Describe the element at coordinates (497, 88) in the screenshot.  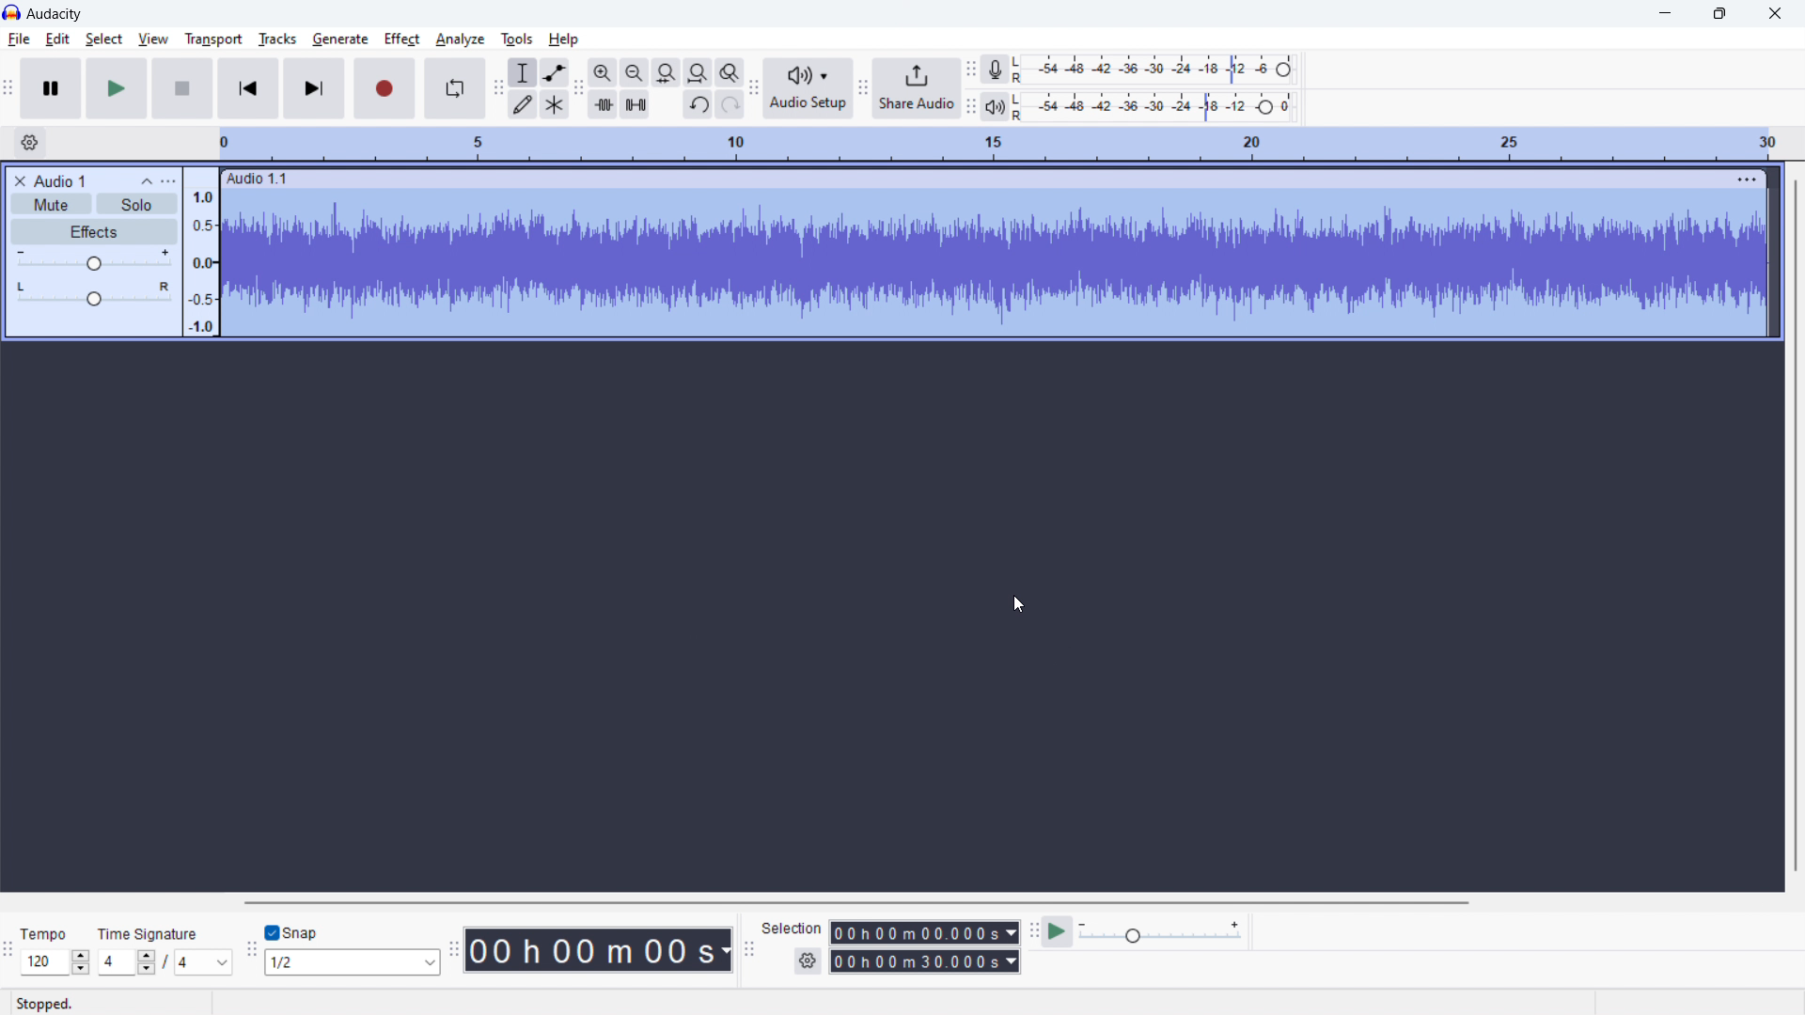
I see `tools toolbar` at that location.